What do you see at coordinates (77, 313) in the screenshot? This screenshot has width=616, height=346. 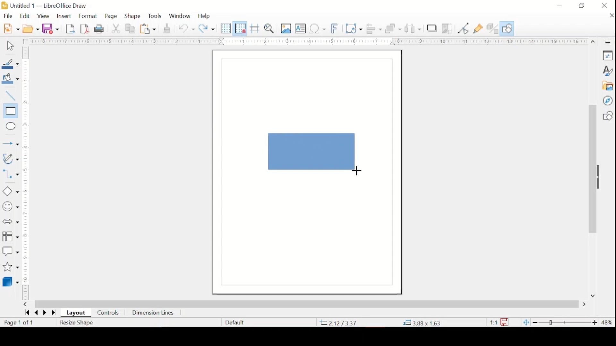 I see `layout` at bounding box center [77, 313].